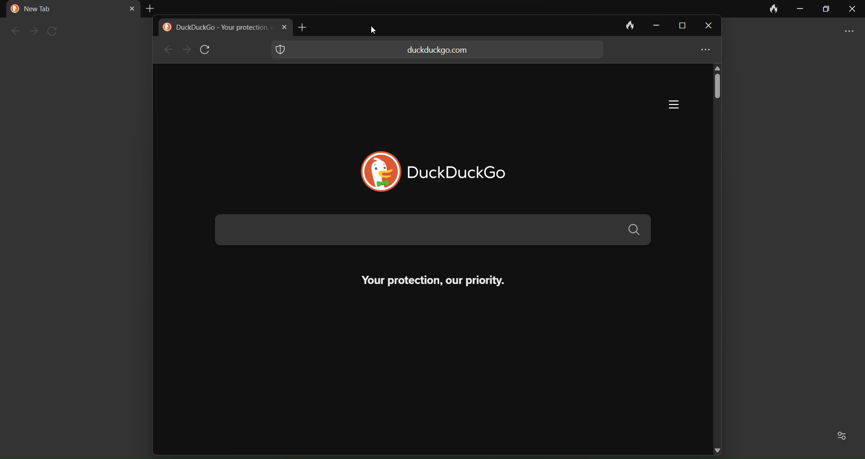 The height and width of the screenshot is (459, 865). I want to click on menu, so click(665, 105).